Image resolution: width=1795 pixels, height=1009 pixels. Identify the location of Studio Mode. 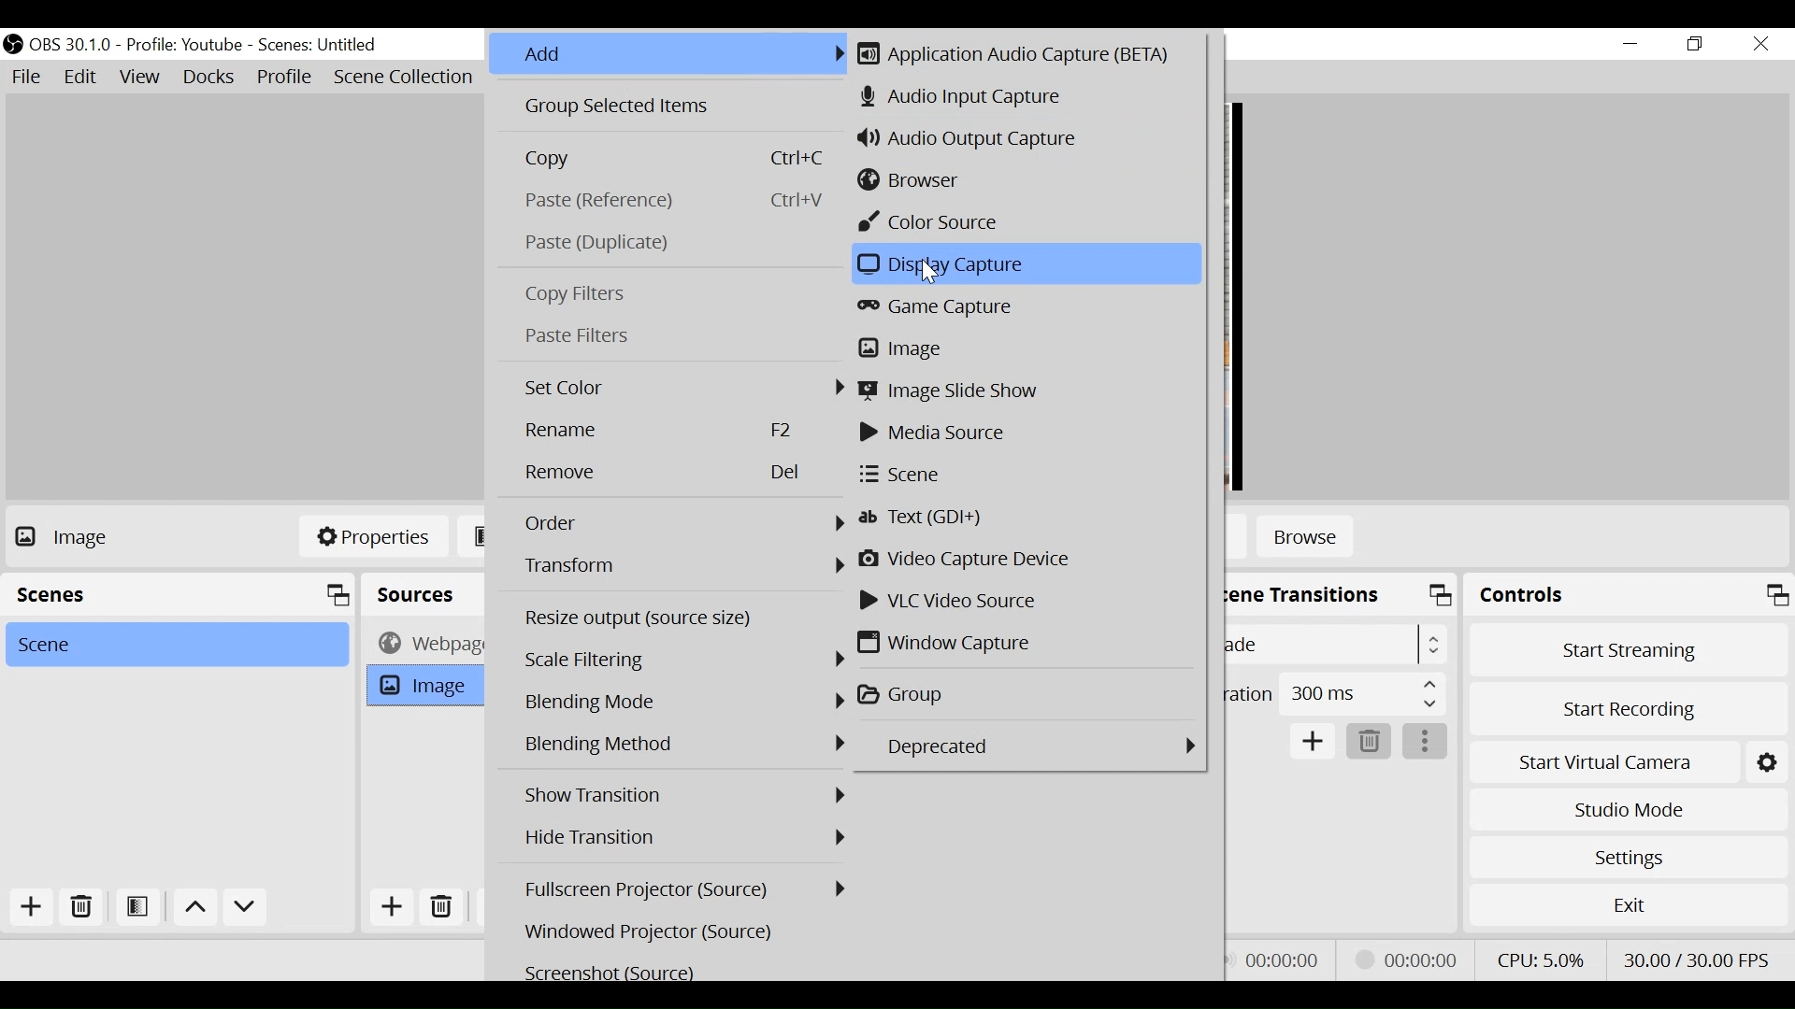
(1628, 811).